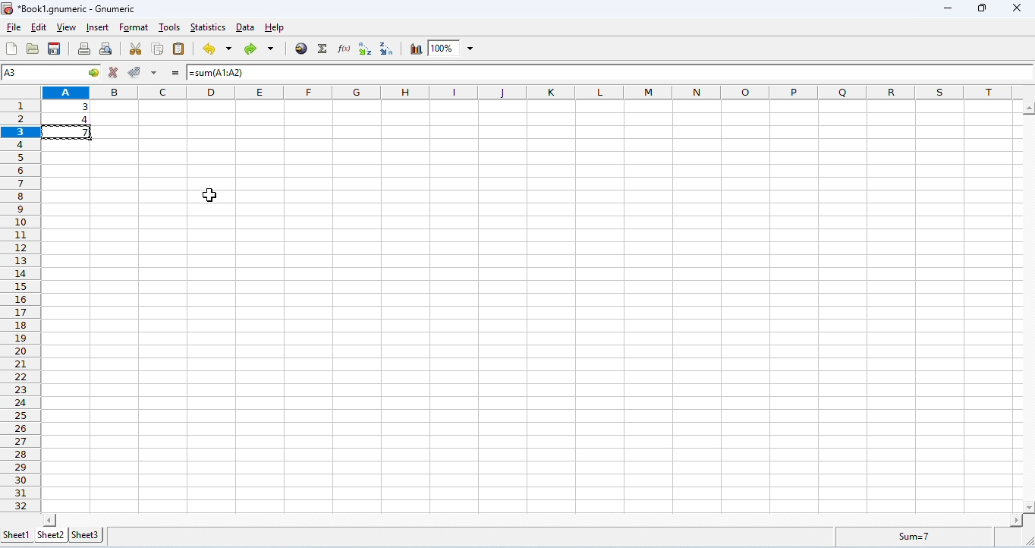  What do you see at coordinates (169, 28) in the screenshot?
I see `tools` at bounding box center [169, 28].